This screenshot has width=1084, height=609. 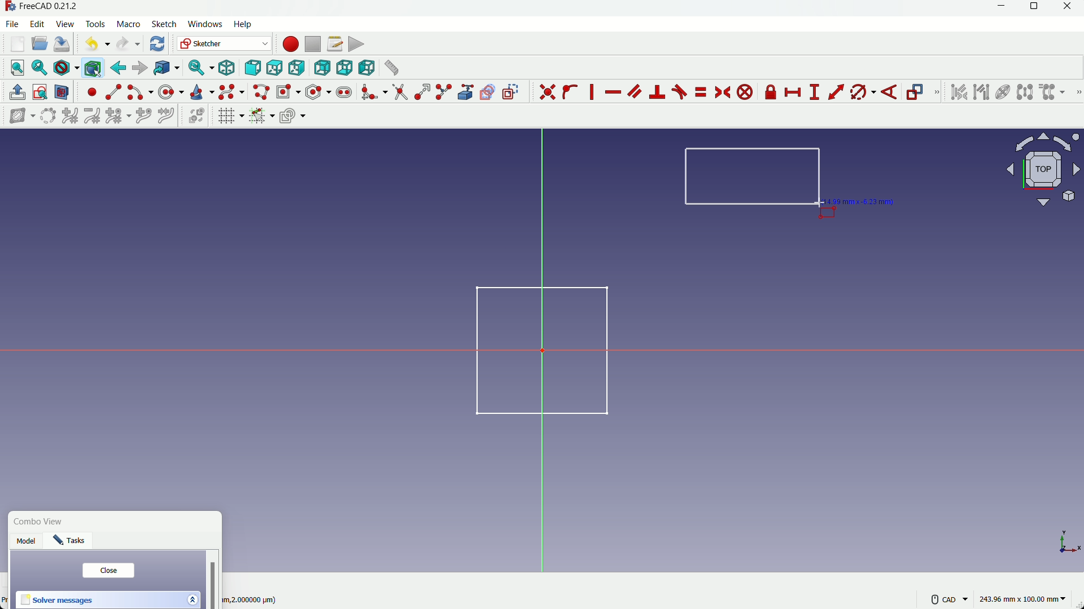 I want to click on constraint angle, so click(x=890, y=93).